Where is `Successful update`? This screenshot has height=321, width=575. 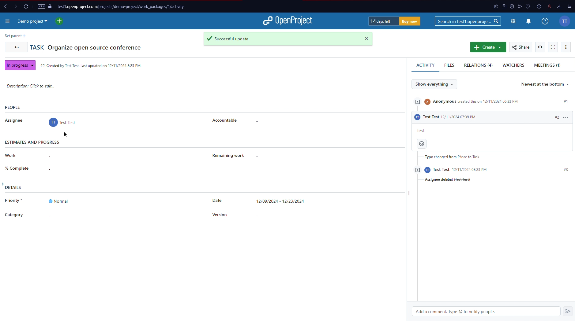
Successful update is located at coordinates (288, 41).